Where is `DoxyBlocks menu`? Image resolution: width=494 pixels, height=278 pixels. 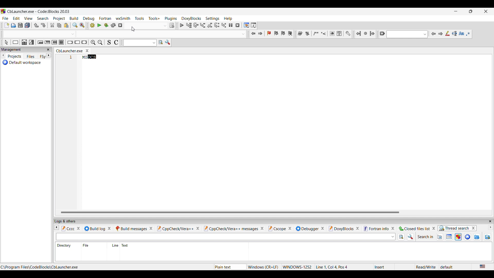
DoxyBlocks menu is located at coordinates (191, 19).